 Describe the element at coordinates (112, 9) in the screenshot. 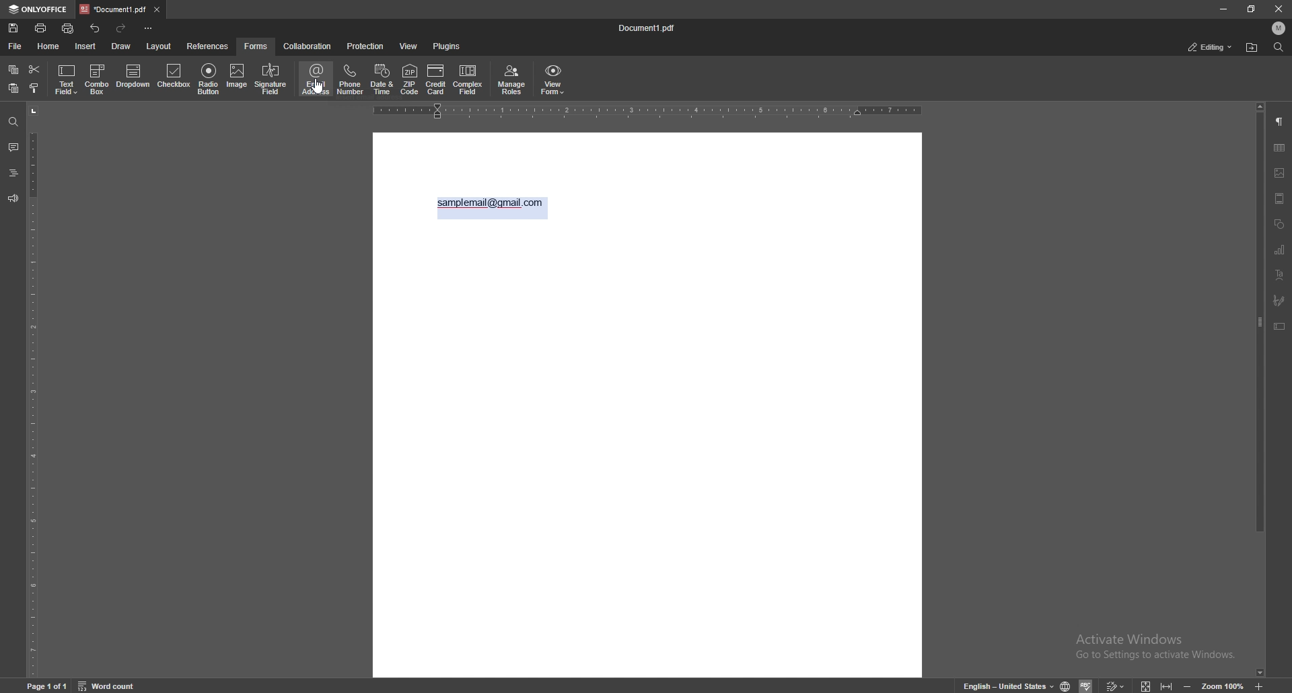

I see `tab` at that location.